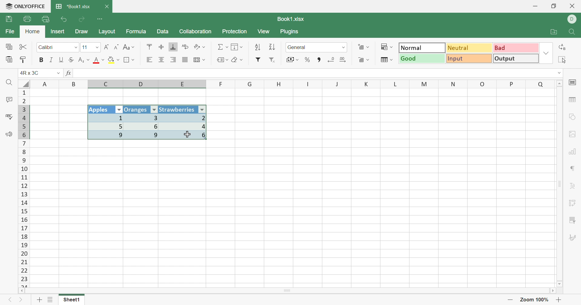 This screenshot has width=581, height=305. Describe the element at coordinates (575, 202) in the screenshot. I see `Pivot table settings` at that location.